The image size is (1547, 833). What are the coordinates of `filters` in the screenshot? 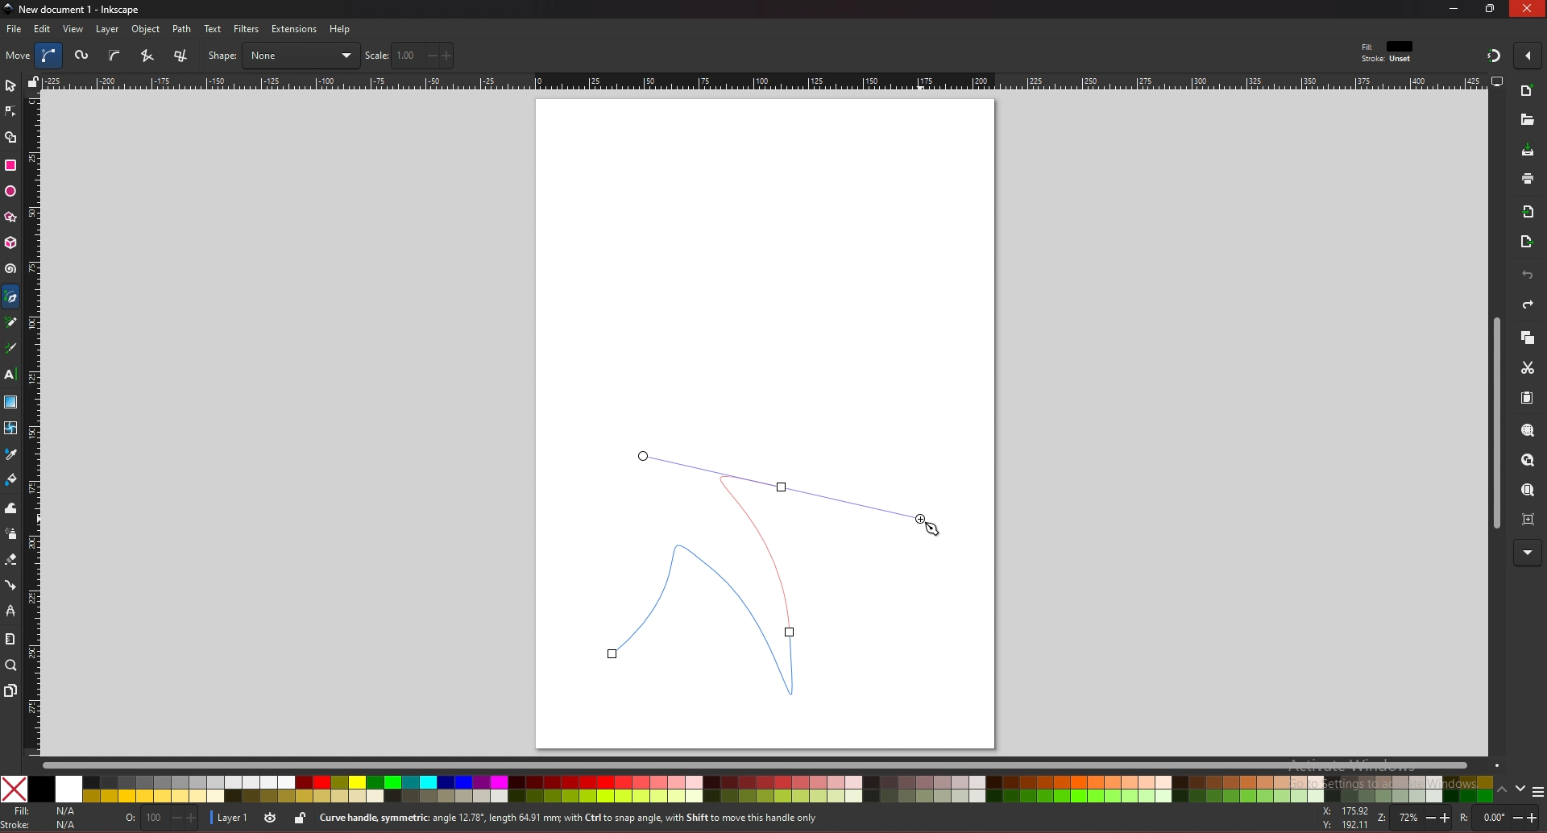 It's located at (247, 29).